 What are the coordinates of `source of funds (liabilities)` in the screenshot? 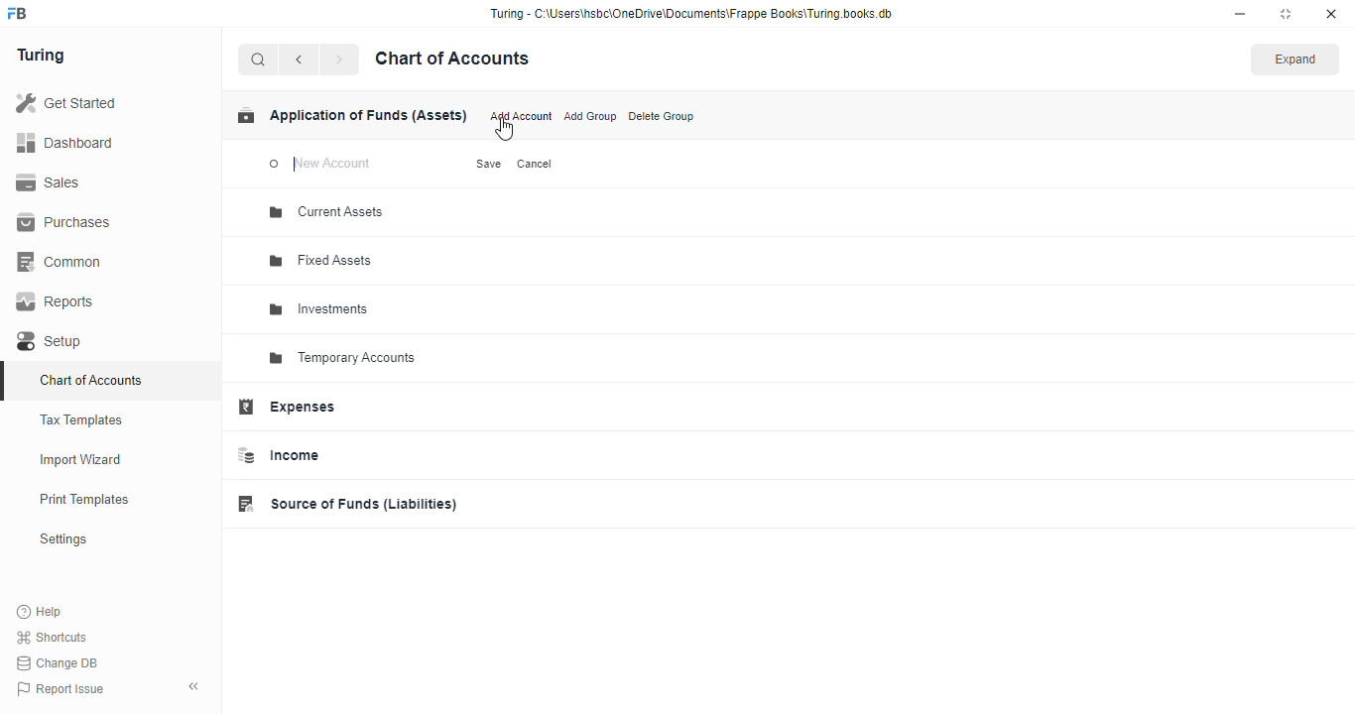 It's located at (346, 504).